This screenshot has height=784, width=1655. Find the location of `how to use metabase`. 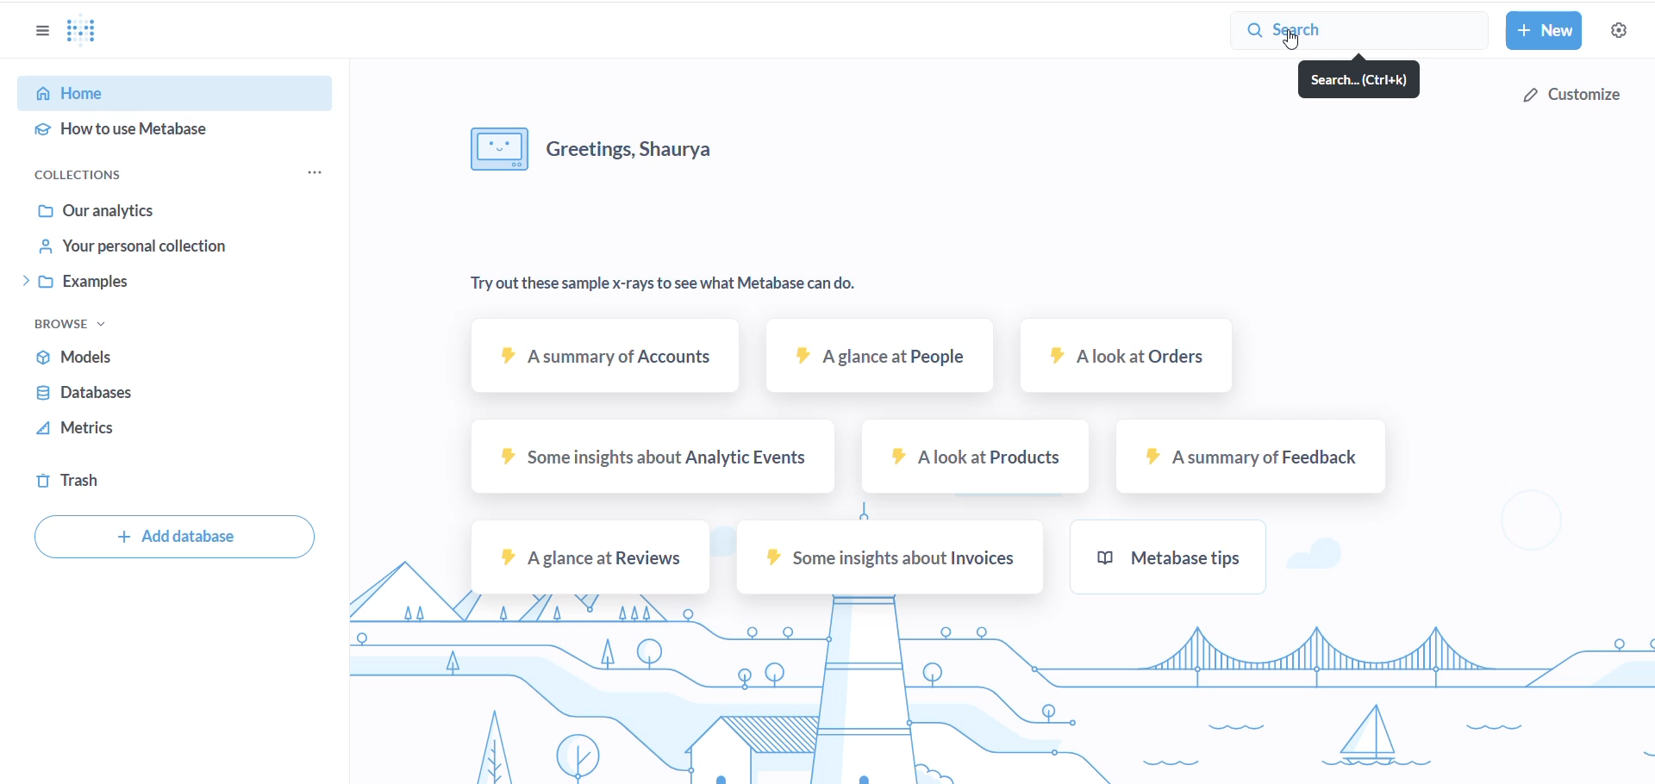

how to use metabase is located at coordinates (167, 129).